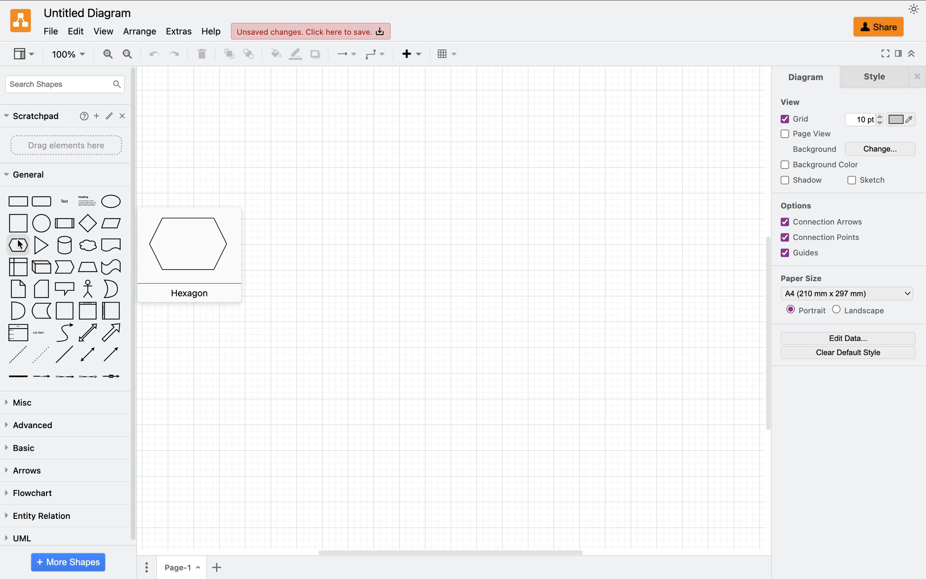  Describe the element at coordinates (202, 54) in the screenshot. I see `table` at that location.